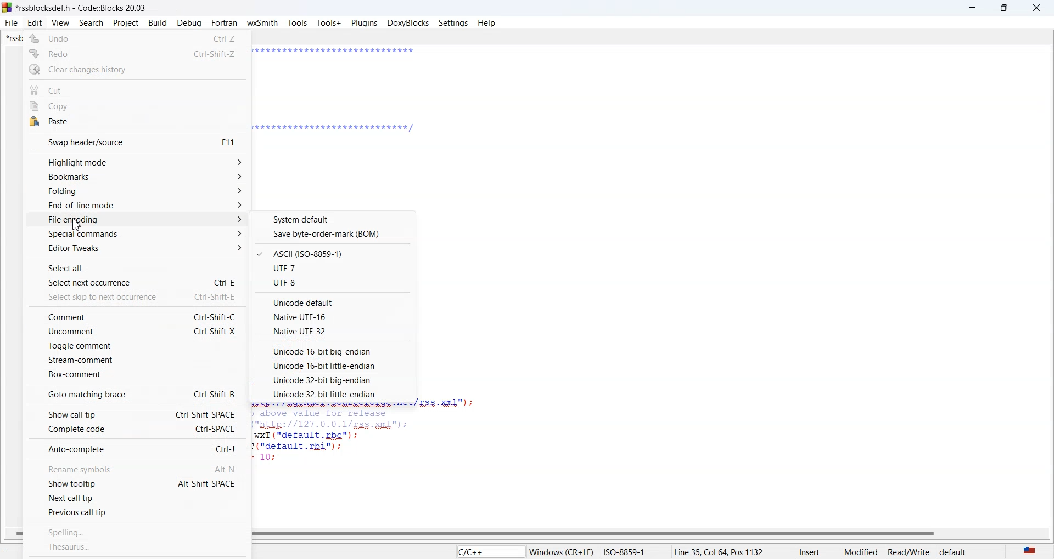  I want to click on tools, so click(298, 24).